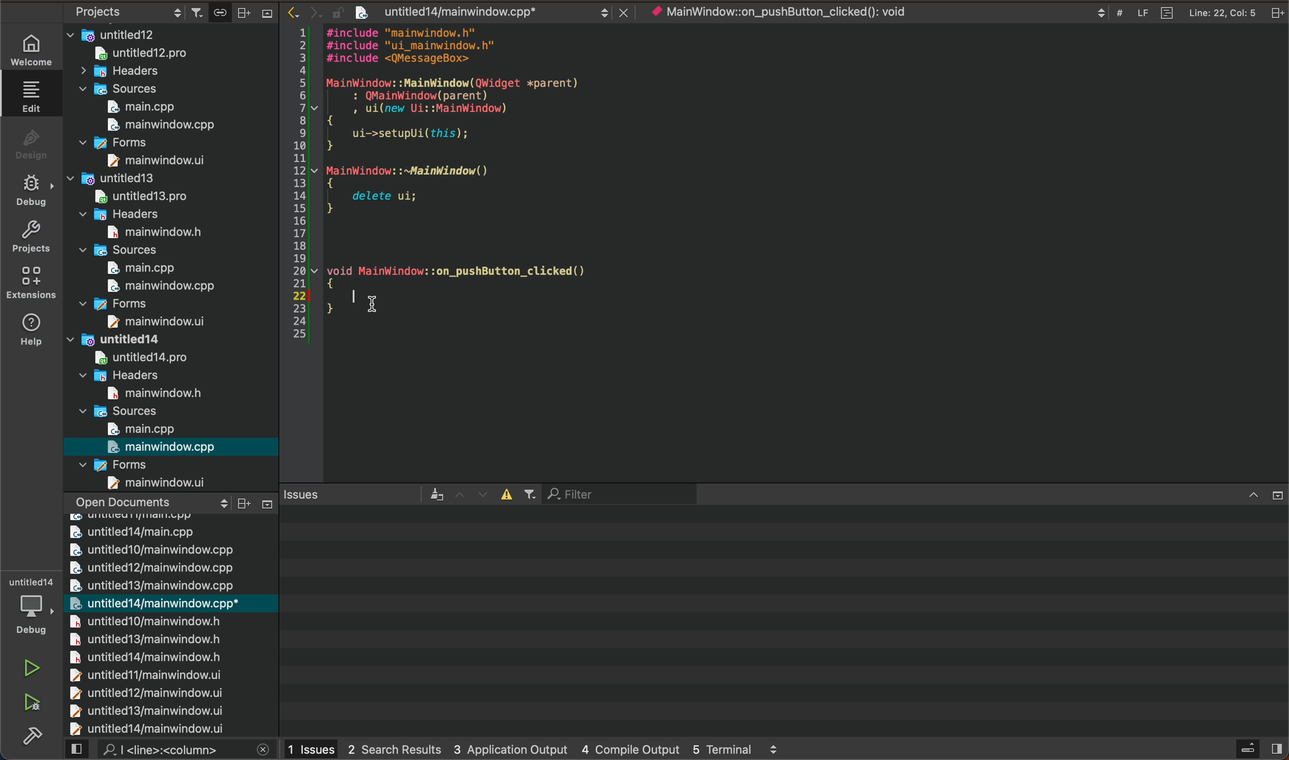 This screenshot has height=760, width=1289. Describe the element at coordinates (308, 13) in the screenshot. I see `arrows` at that location.